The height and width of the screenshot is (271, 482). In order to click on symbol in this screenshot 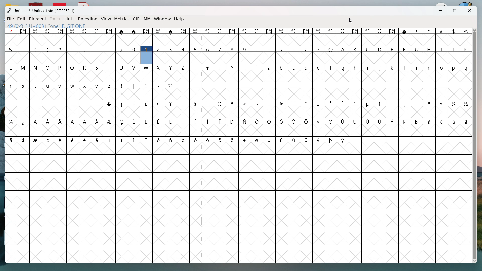, I will do `click(60, 31)`.